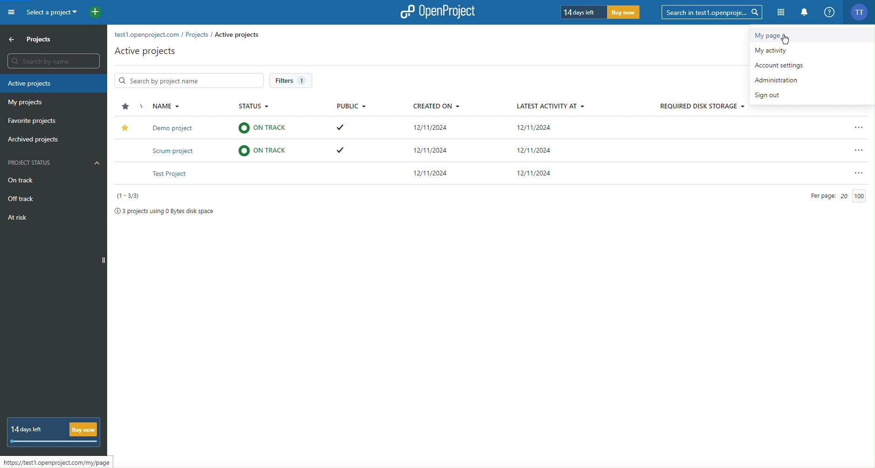 This screenshot has width=875, height=468. I want to click on test1.openproject.com/Projects/Active Projects, so click(186, 34).